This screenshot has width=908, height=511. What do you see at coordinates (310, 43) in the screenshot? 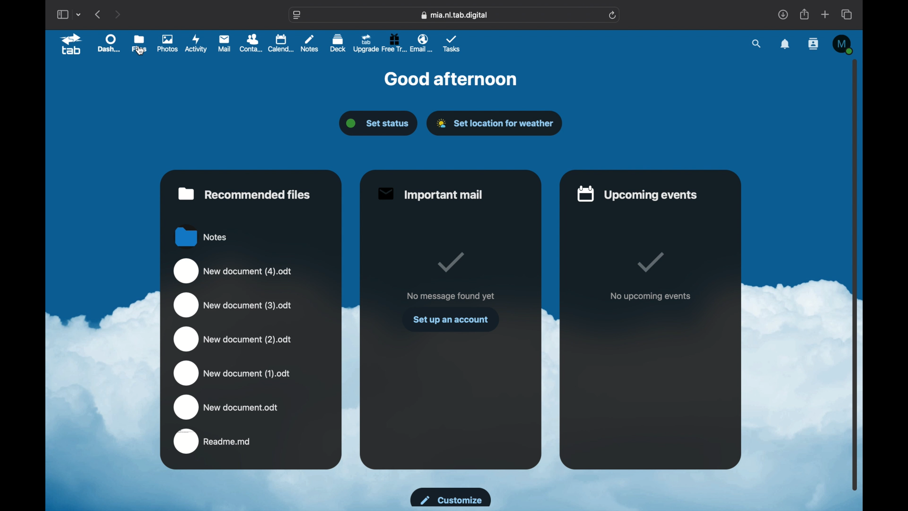
I see `notes` at bounding box center [310, 43].